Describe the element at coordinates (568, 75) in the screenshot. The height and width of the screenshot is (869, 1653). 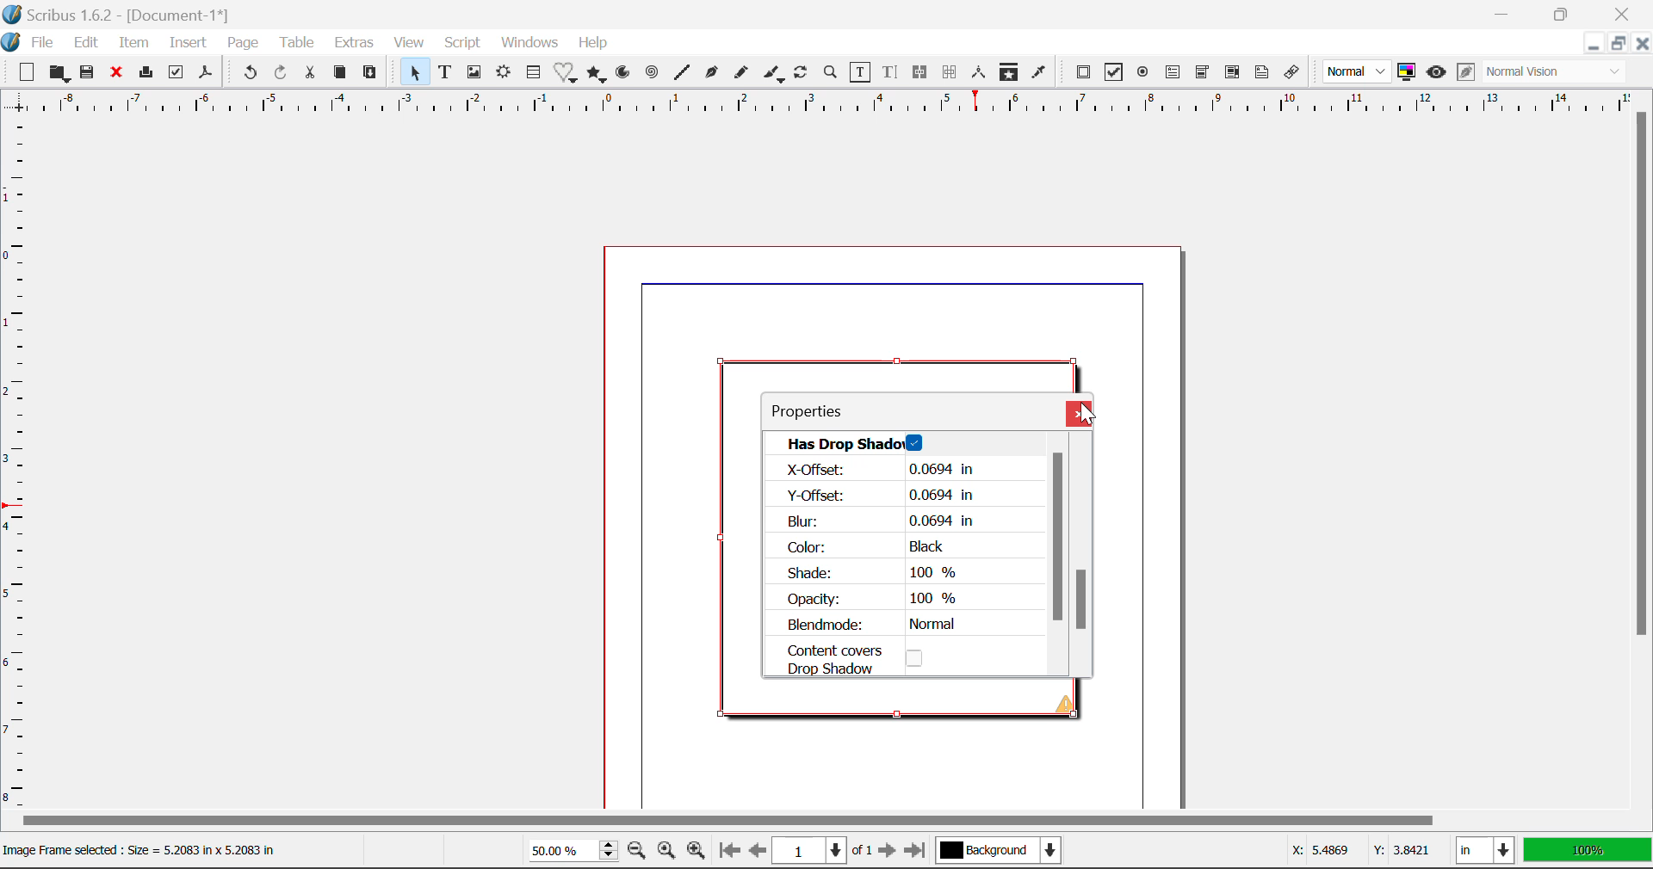
I see `Special Shapes` at that location.